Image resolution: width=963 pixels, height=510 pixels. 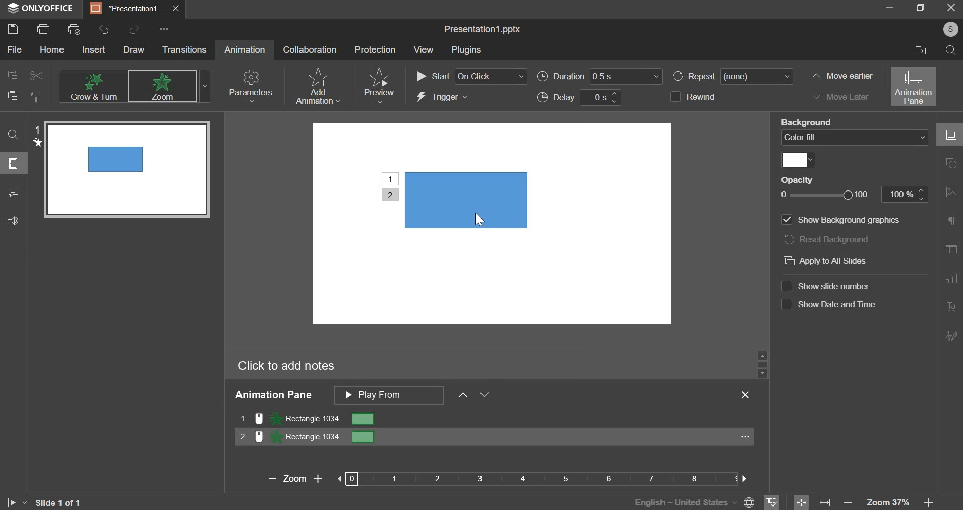 I want to click on Slide Size, so click(x=950, y=221).